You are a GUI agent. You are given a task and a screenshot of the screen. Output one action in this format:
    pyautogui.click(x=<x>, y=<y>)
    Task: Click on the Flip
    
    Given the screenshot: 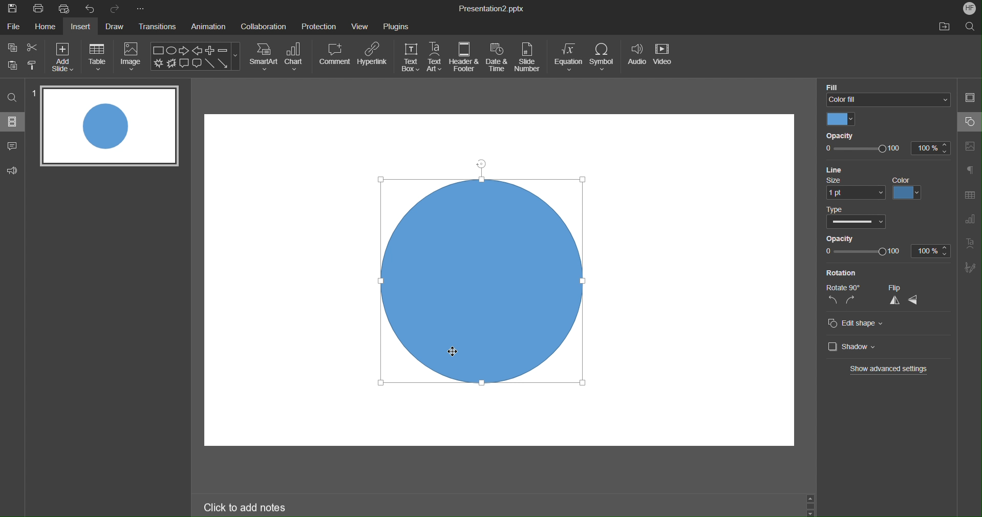 What is the action you would take?
    pyautogui.click(x=905, y=288)
    